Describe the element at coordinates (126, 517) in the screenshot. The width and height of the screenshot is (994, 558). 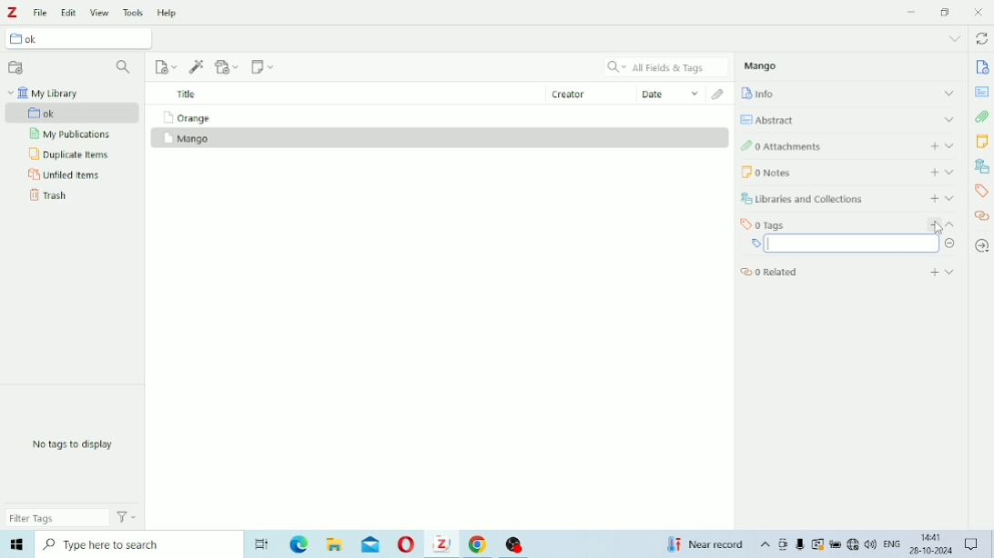
I see `Actions` at that location.